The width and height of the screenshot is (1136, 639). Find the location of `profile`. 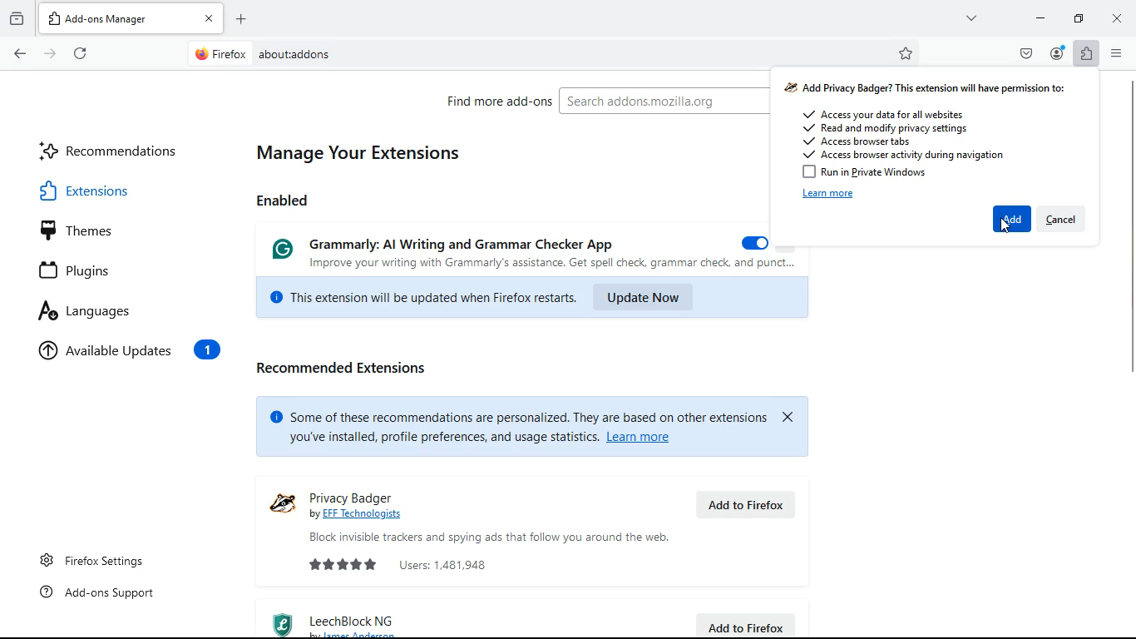

profile is located at coordinates (1055, 53).